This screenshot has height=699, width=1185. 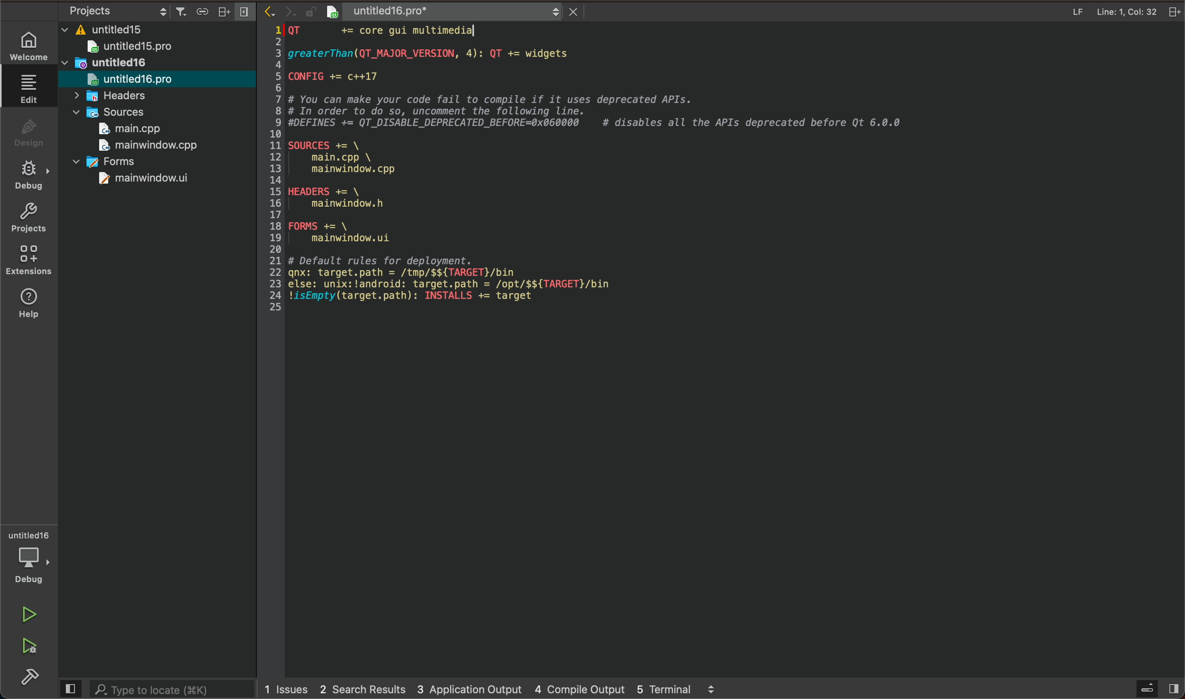 What do you see at coordinates (495, 688) in the screenshot?
I see `logs` at bounding box center [495, 688].